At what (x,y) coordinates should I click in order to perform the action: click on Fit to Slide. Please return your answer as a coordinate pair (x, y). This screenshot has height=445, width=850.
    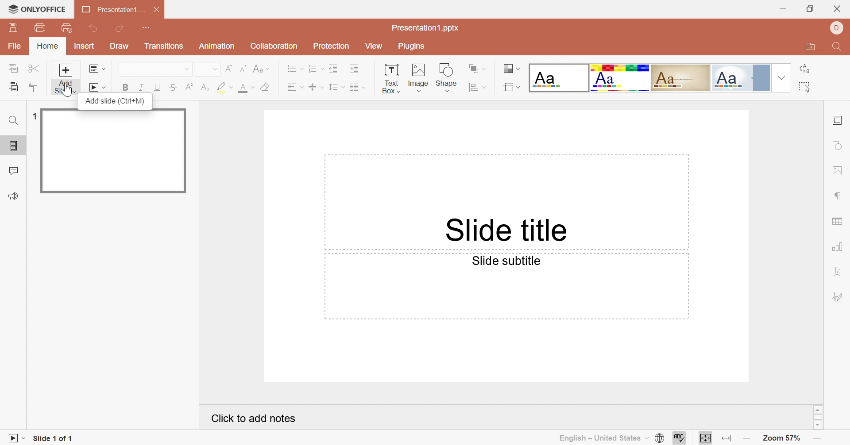
    Looking at the image, I should click on (704, 438).